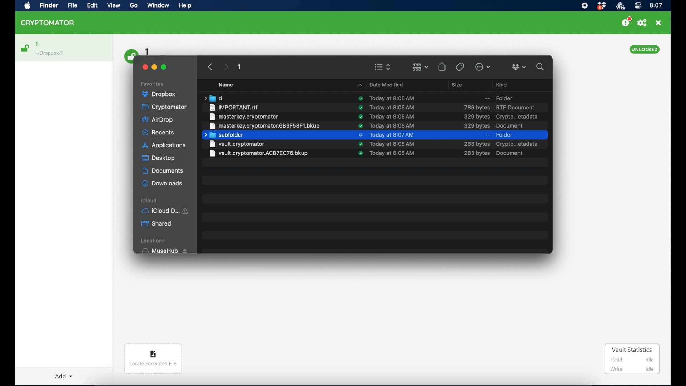  What do you see at coordinates (658, 23) in the screenshot?
I see `close` at bounding box center [658, 23].